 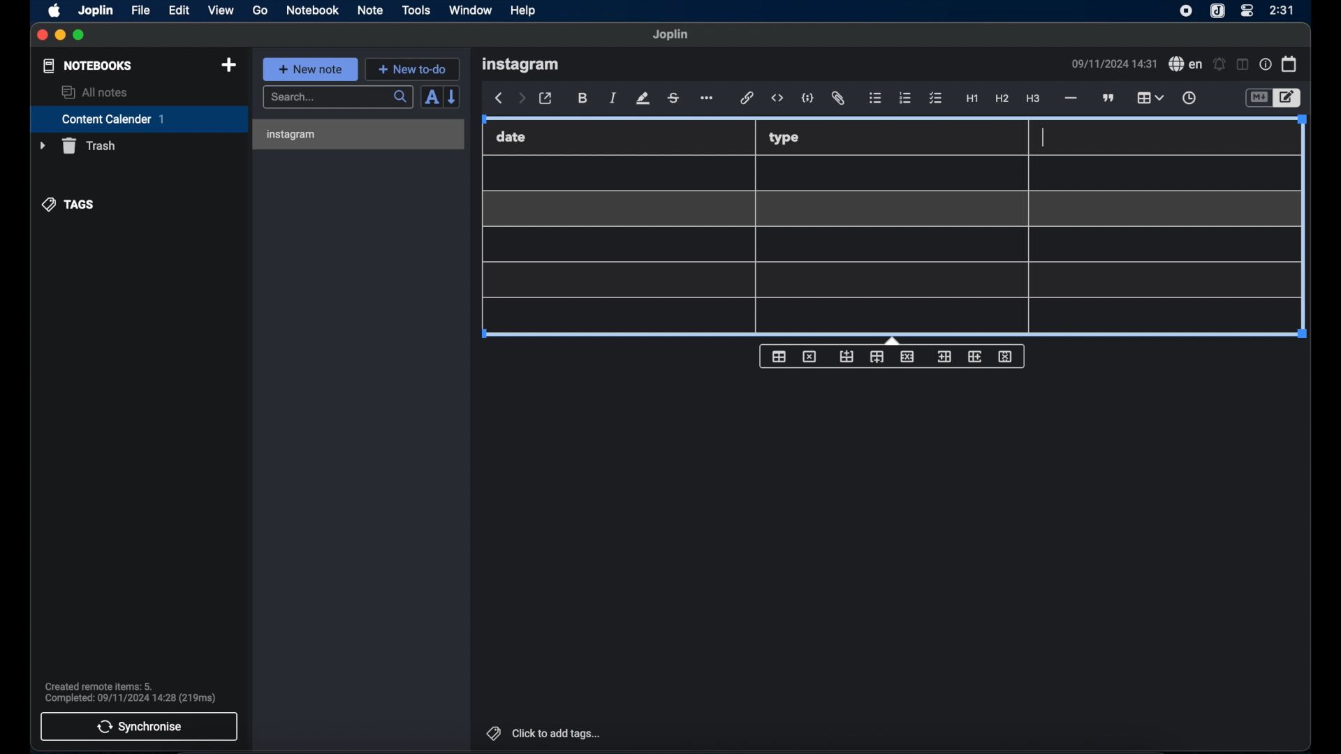 What do you see at coordinates (96, 92) in the screenshot?
I see `all notes` at bounding box center [96, 92].